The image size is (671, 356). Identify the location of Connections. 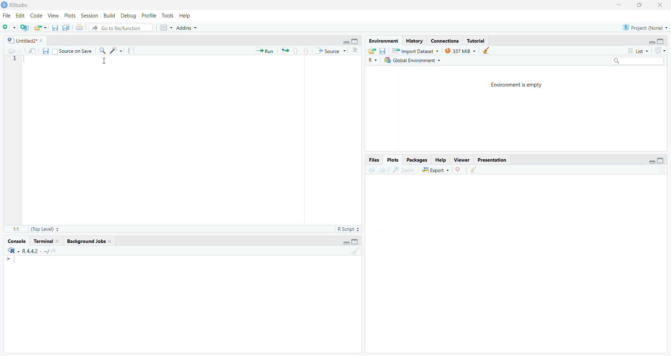
(445, 41).